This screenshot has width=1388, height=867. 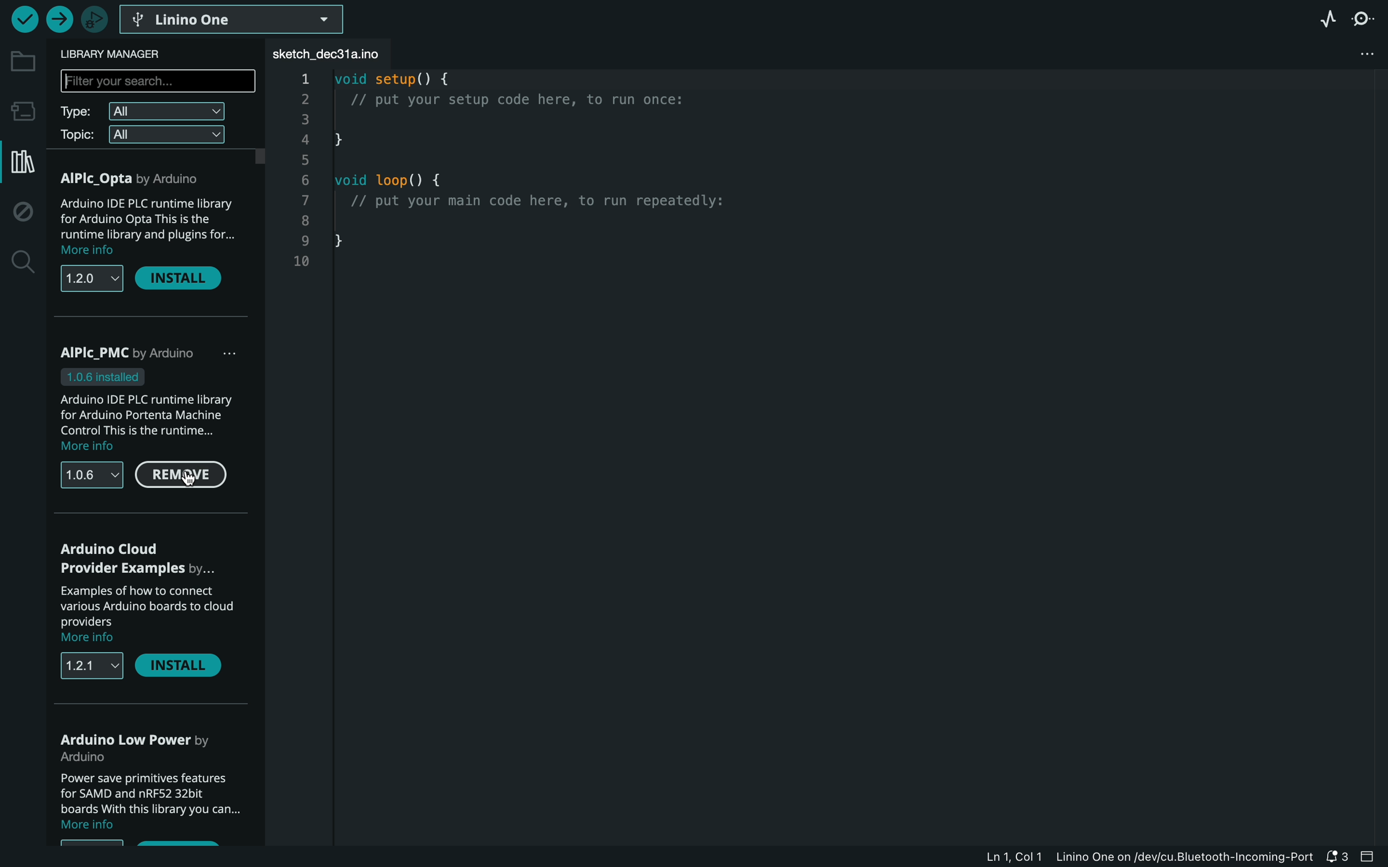 What do you see at coordinates (92, 665) in the screenshot?
I see `versions` at bounding box center [92, 665].